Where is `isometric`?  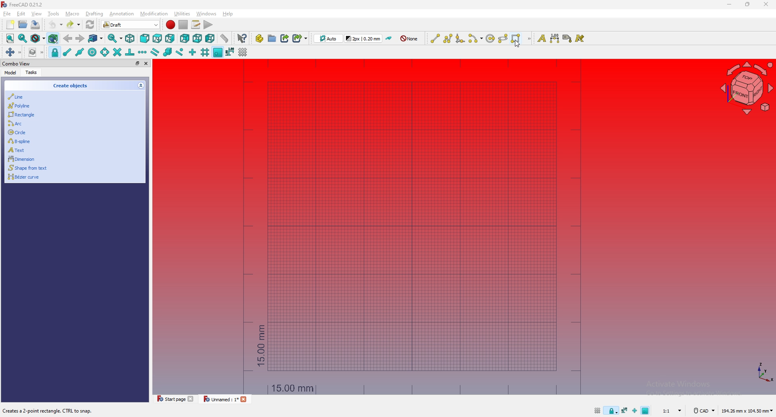 isometric is located at coordinates (130, 38).